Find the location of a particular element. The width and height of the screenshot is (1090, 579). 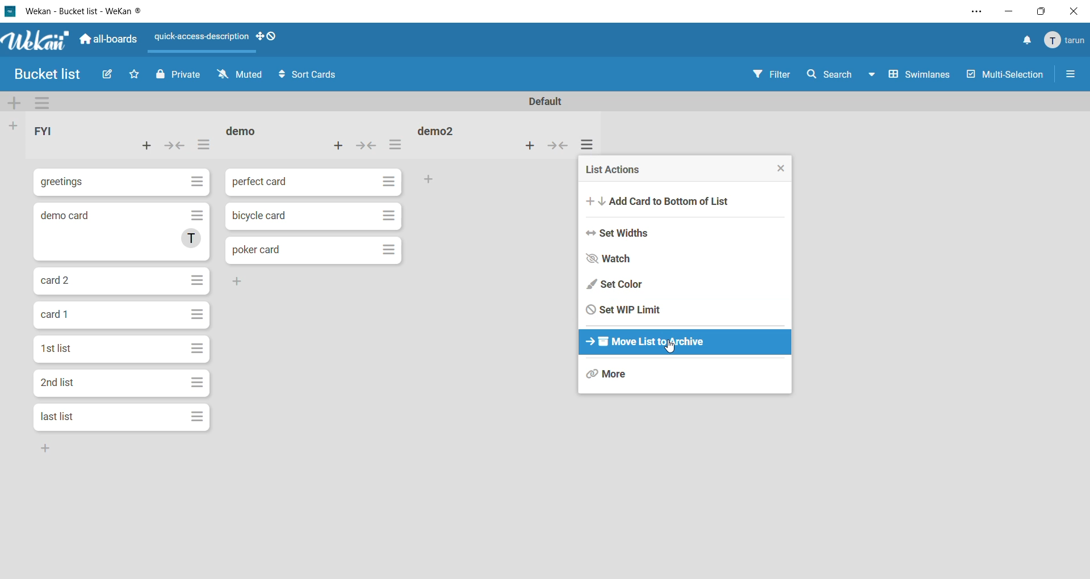

cards is located at coordinates (313, 217).